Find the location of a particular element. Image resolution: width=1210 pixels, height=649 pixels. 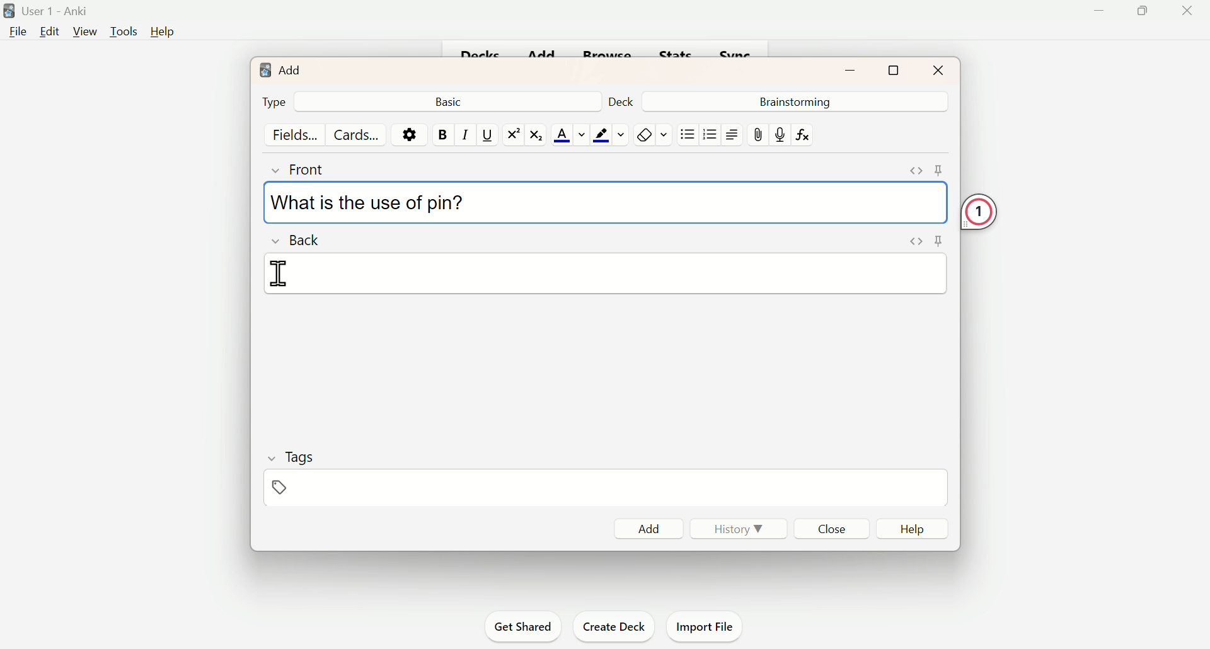

Minimise is located at coordinates (1097, 15).